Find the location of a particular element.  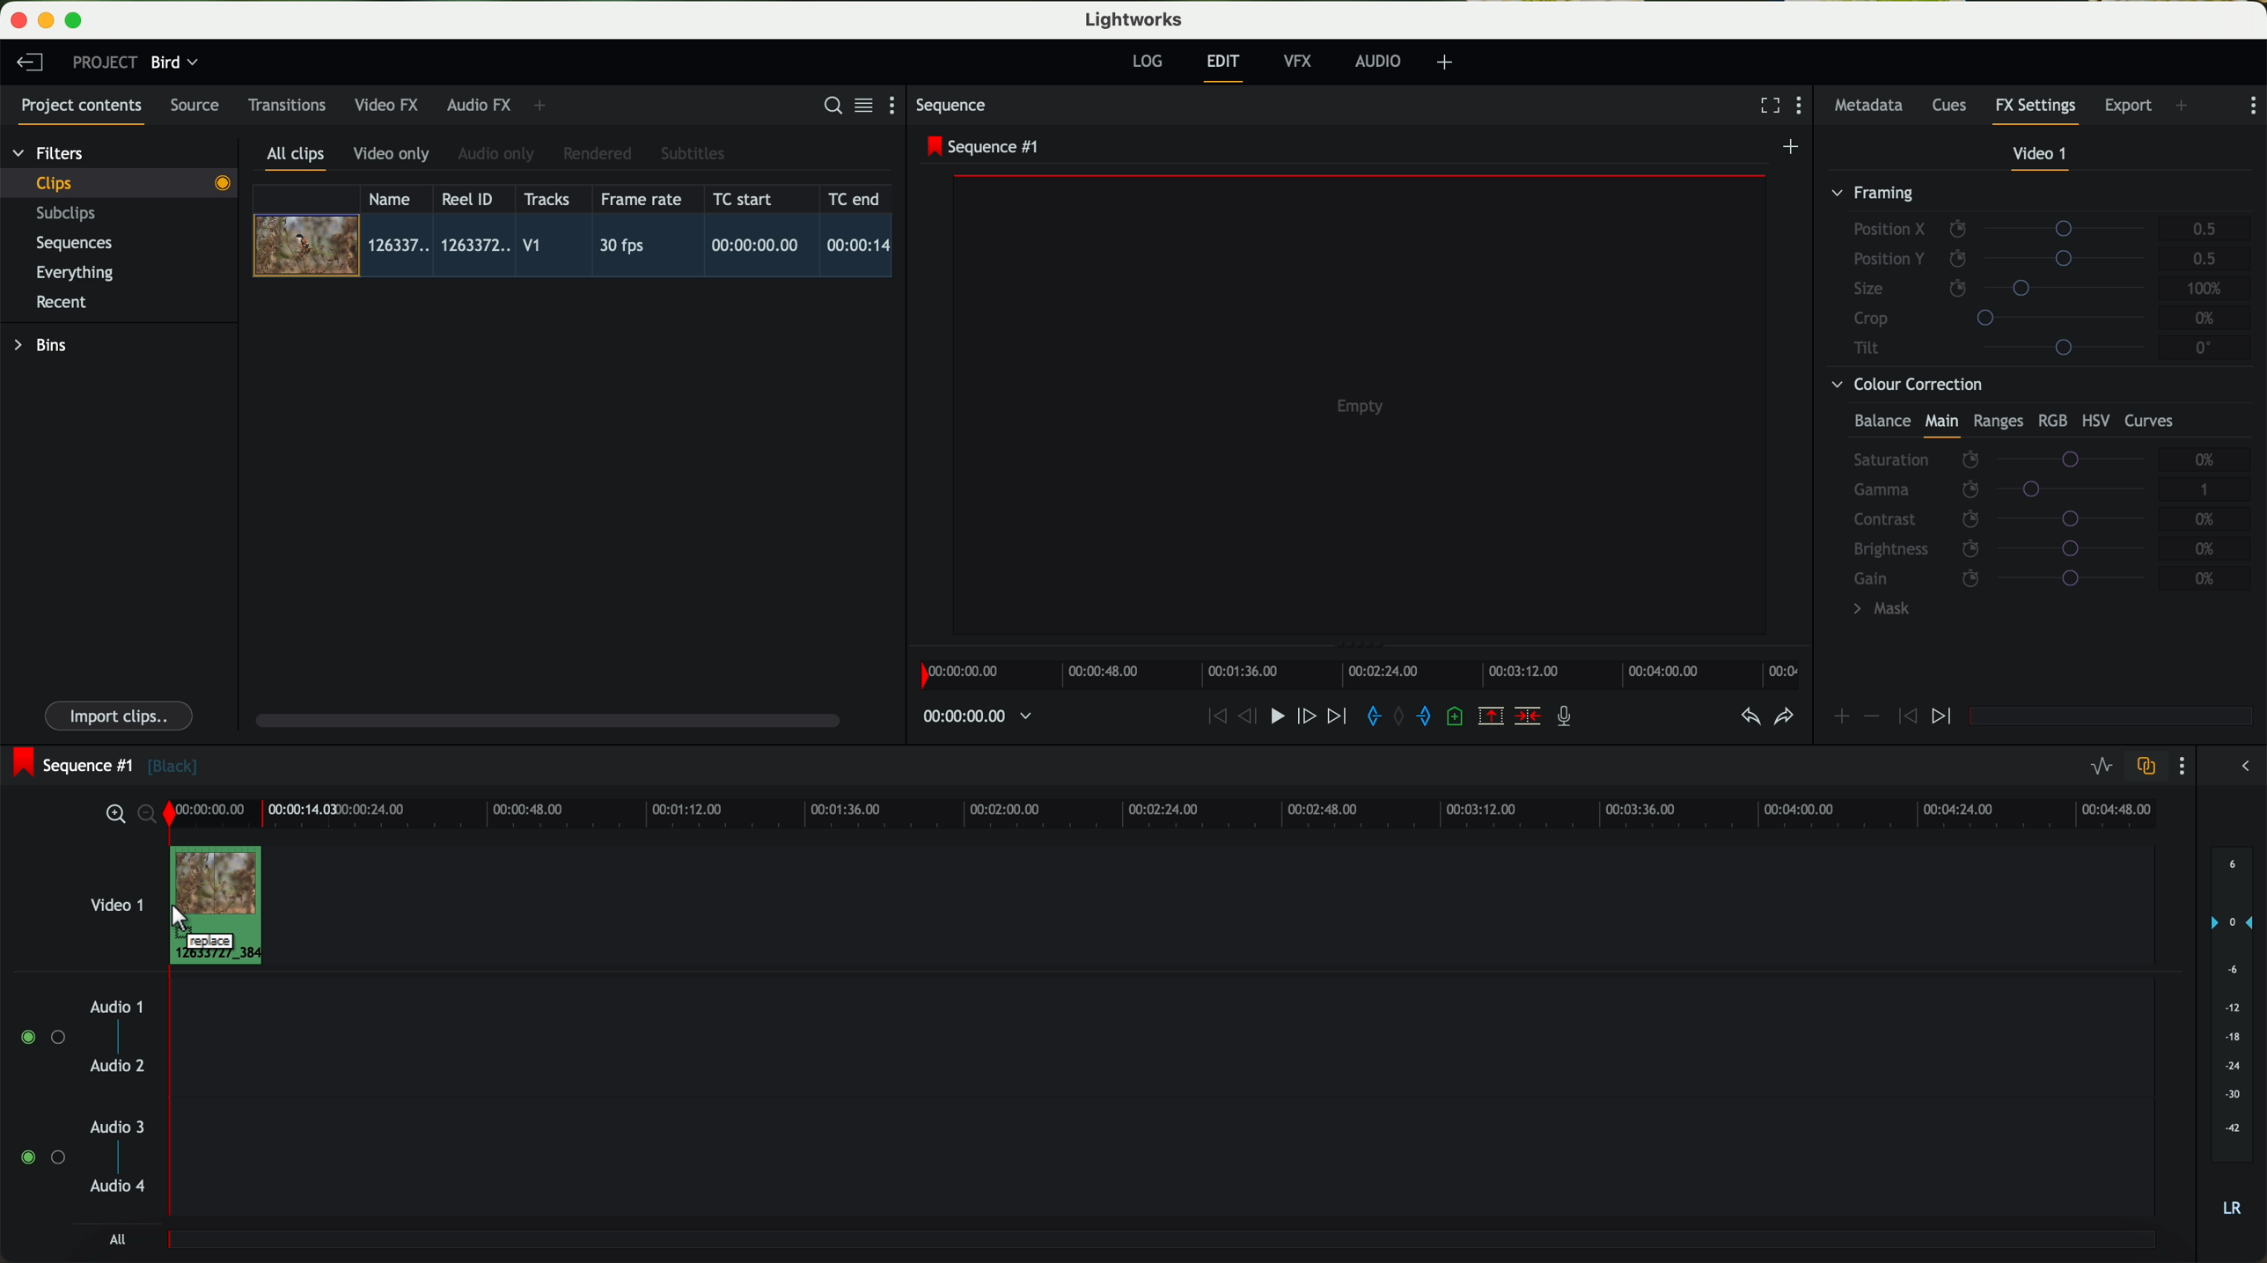

add panel is located at coordinates (2186, 107).